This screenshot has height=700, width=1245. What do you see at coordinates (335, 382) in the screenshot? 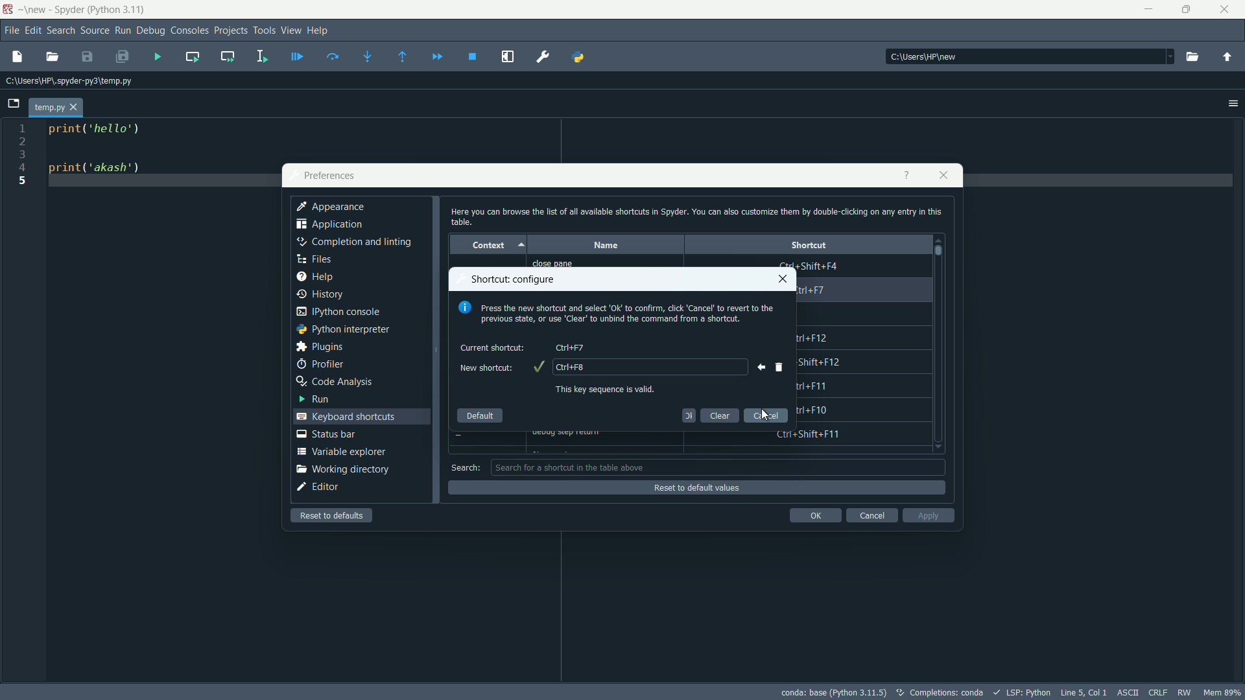
I see `code analysis` at bounding box center [335, 382].